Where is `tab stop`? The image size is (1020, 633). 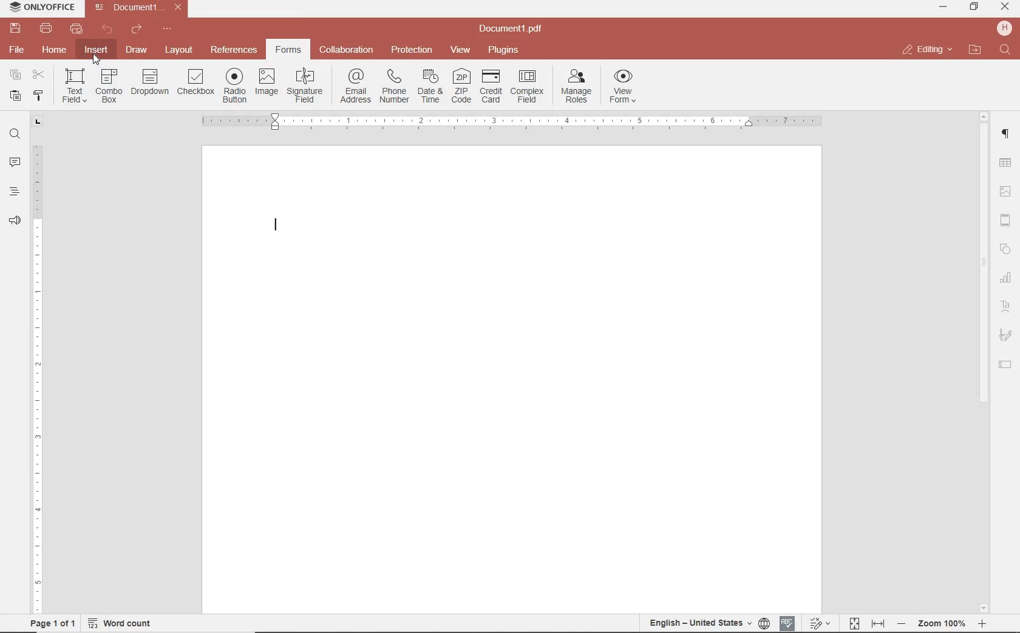 tab stop is located at coordinates (38, 121).